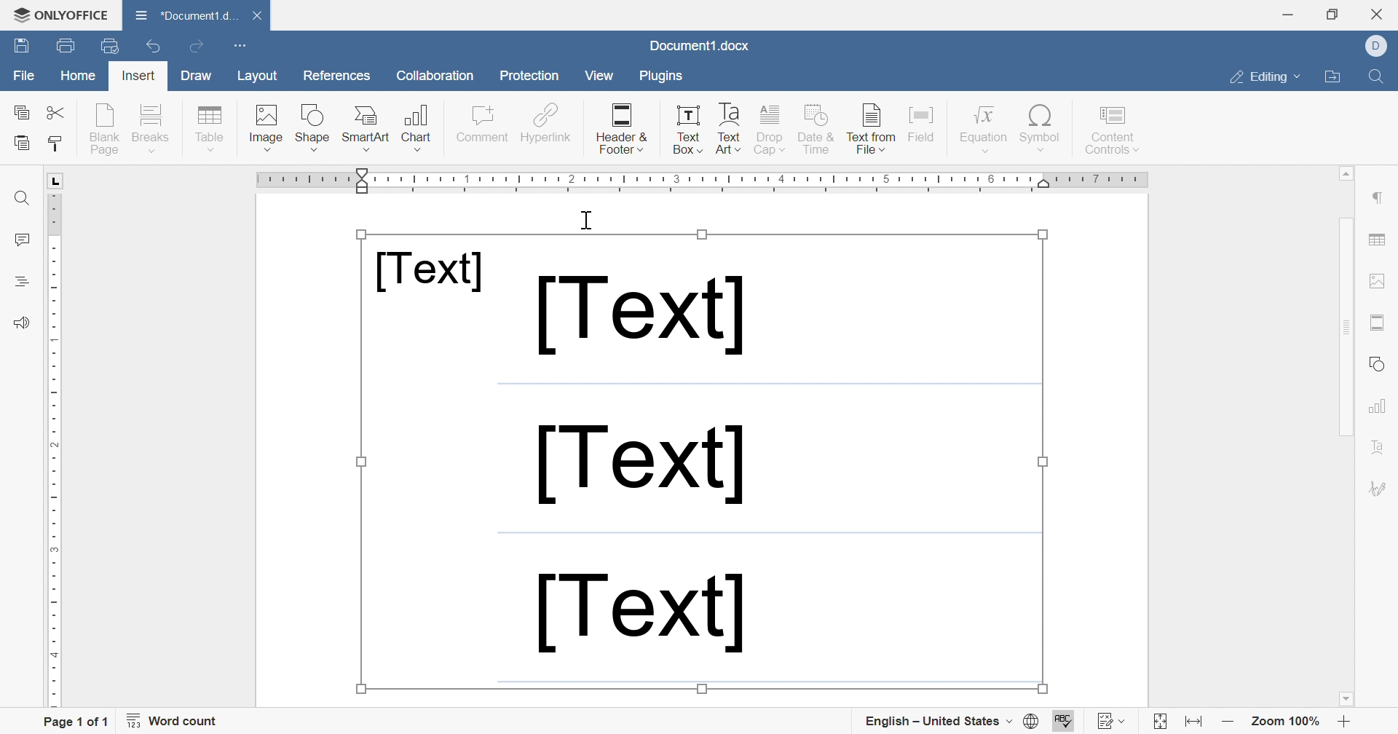 The height and width of the screenshot is (734, 1398). What do you see at coordinates (261, 14) in the screenshot?
I see `Close` at bounding box center [261, 14].